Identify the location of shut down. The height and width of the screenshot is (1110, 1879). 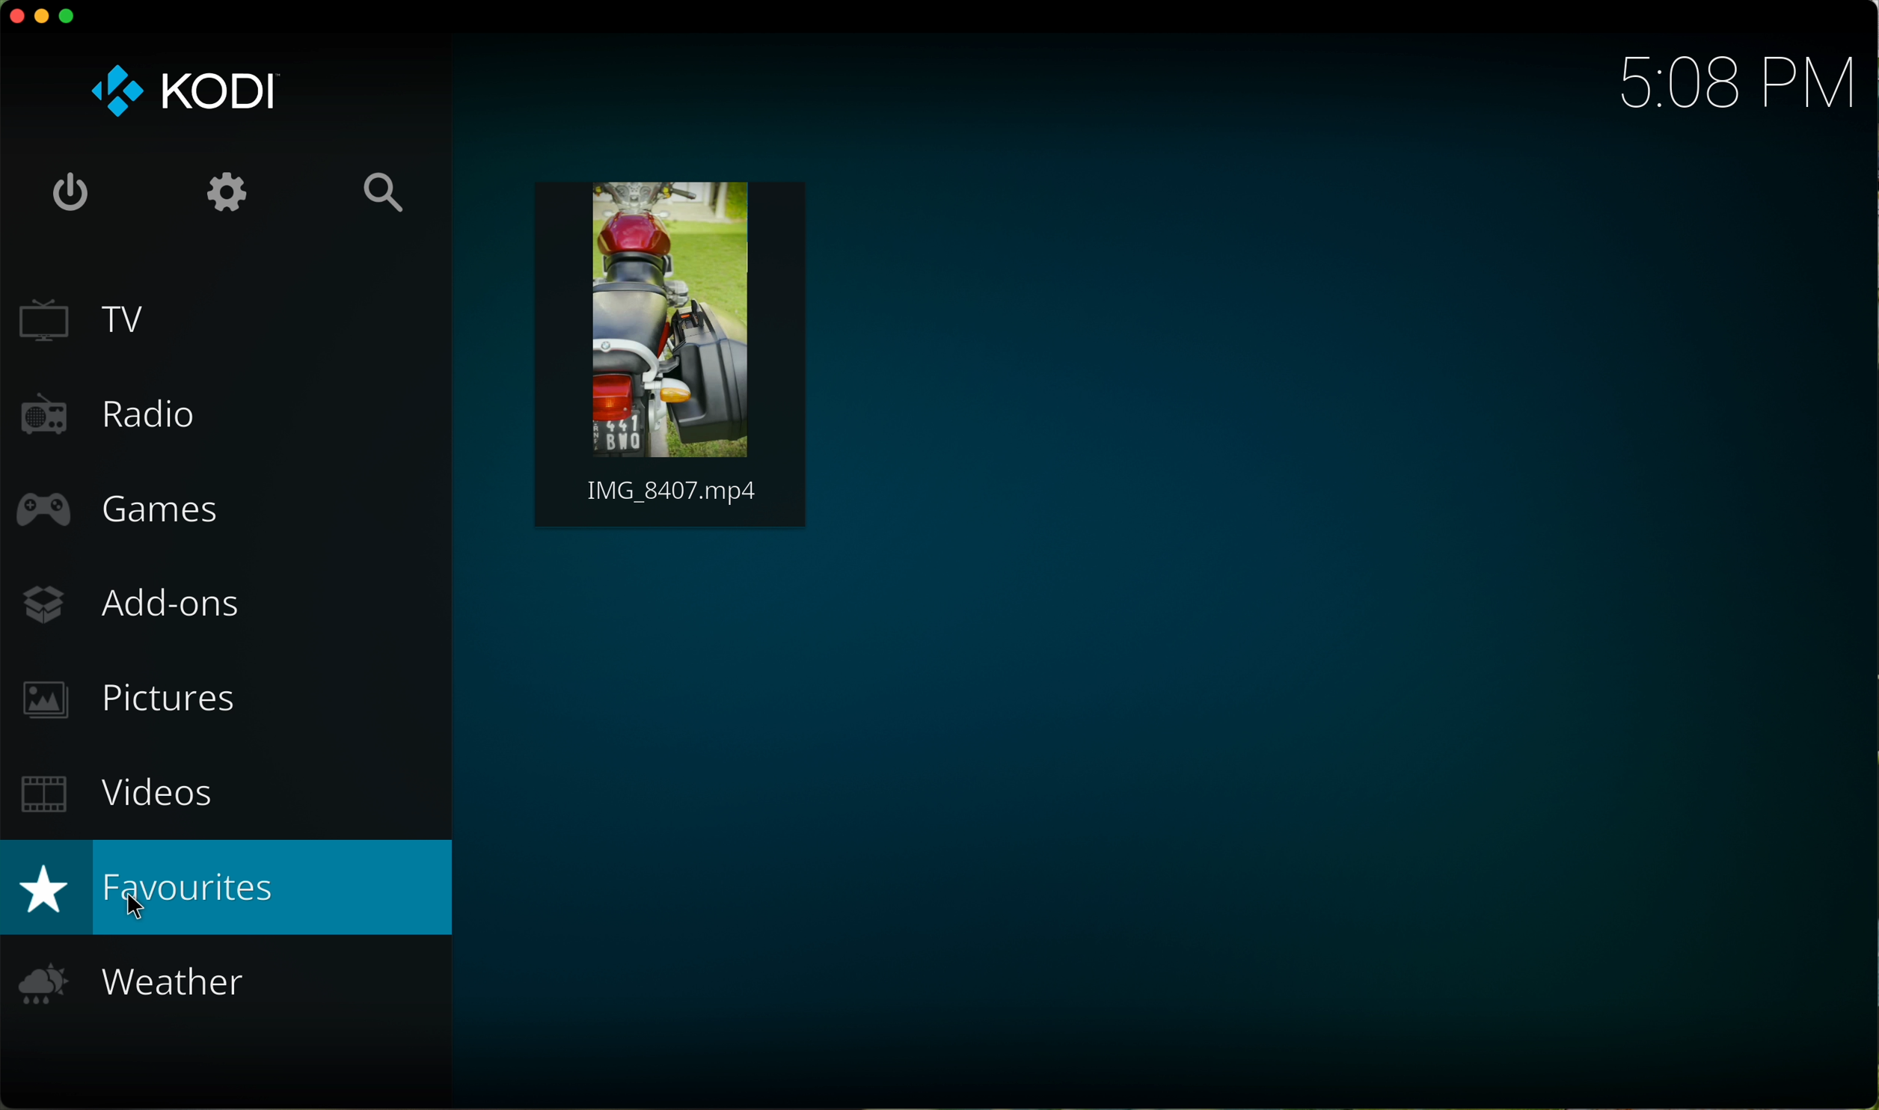
(69, 188).